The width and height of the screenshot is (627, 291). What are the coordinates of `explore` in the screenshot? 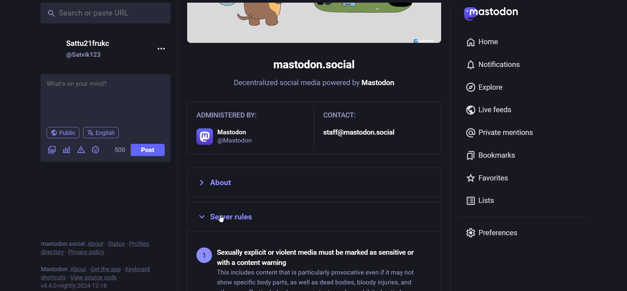 It's located at (486, 88).